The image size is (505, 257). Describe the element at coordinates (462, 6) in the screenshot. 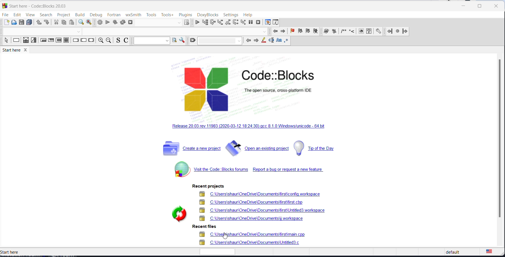

I see `close` at that location.